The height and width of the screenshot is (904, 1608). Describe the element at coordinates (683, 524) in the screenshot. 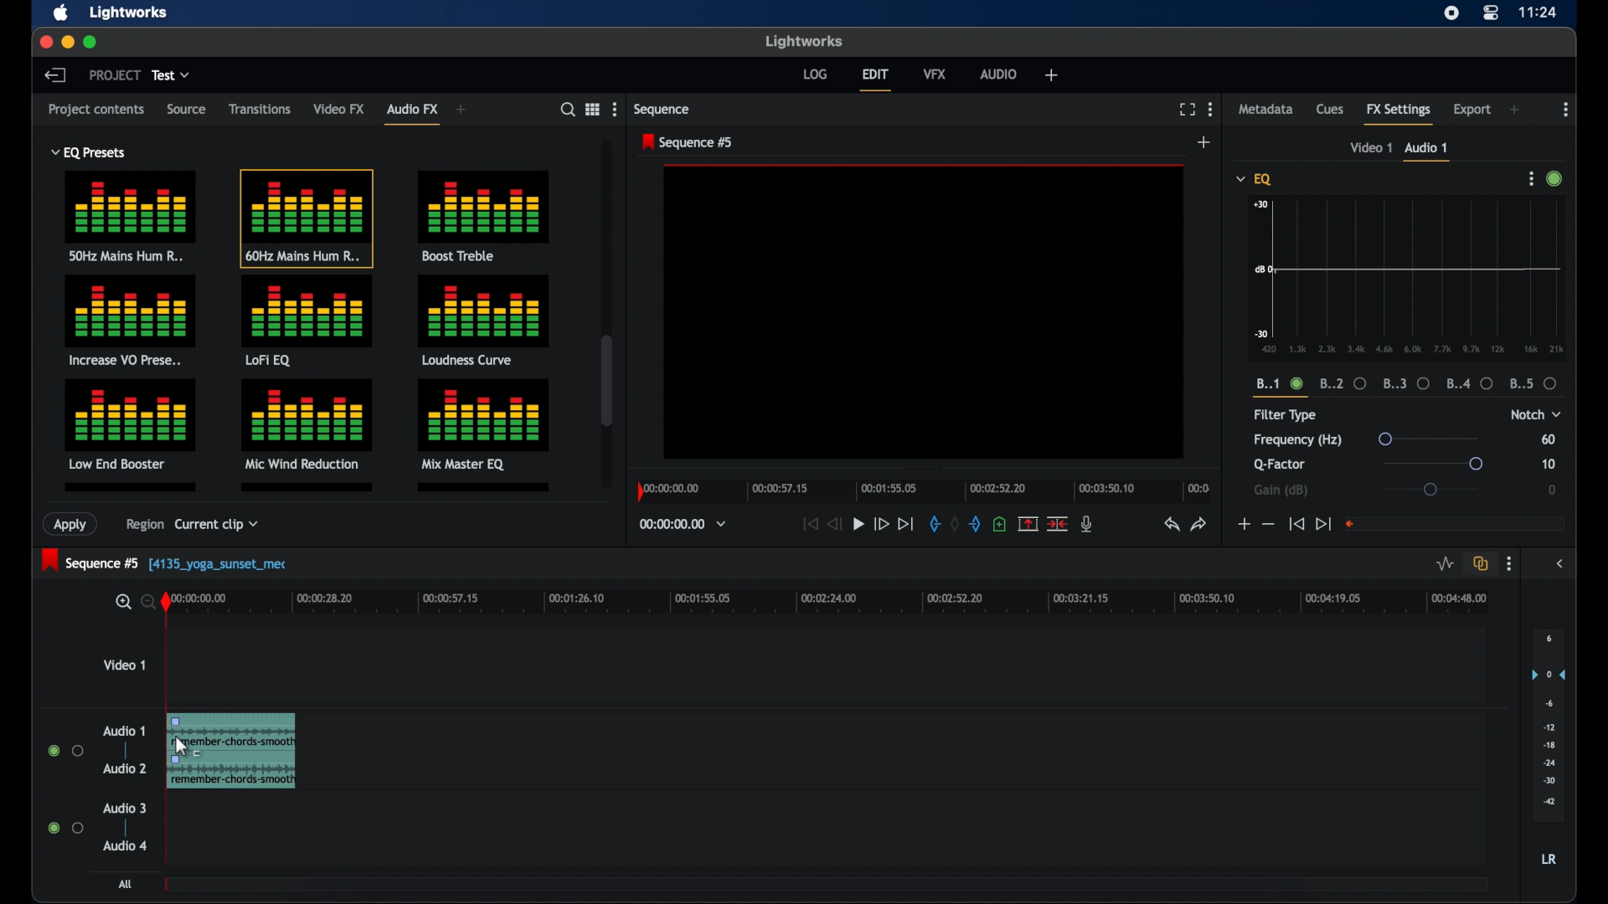

I see `timecodes and reels` at that location.